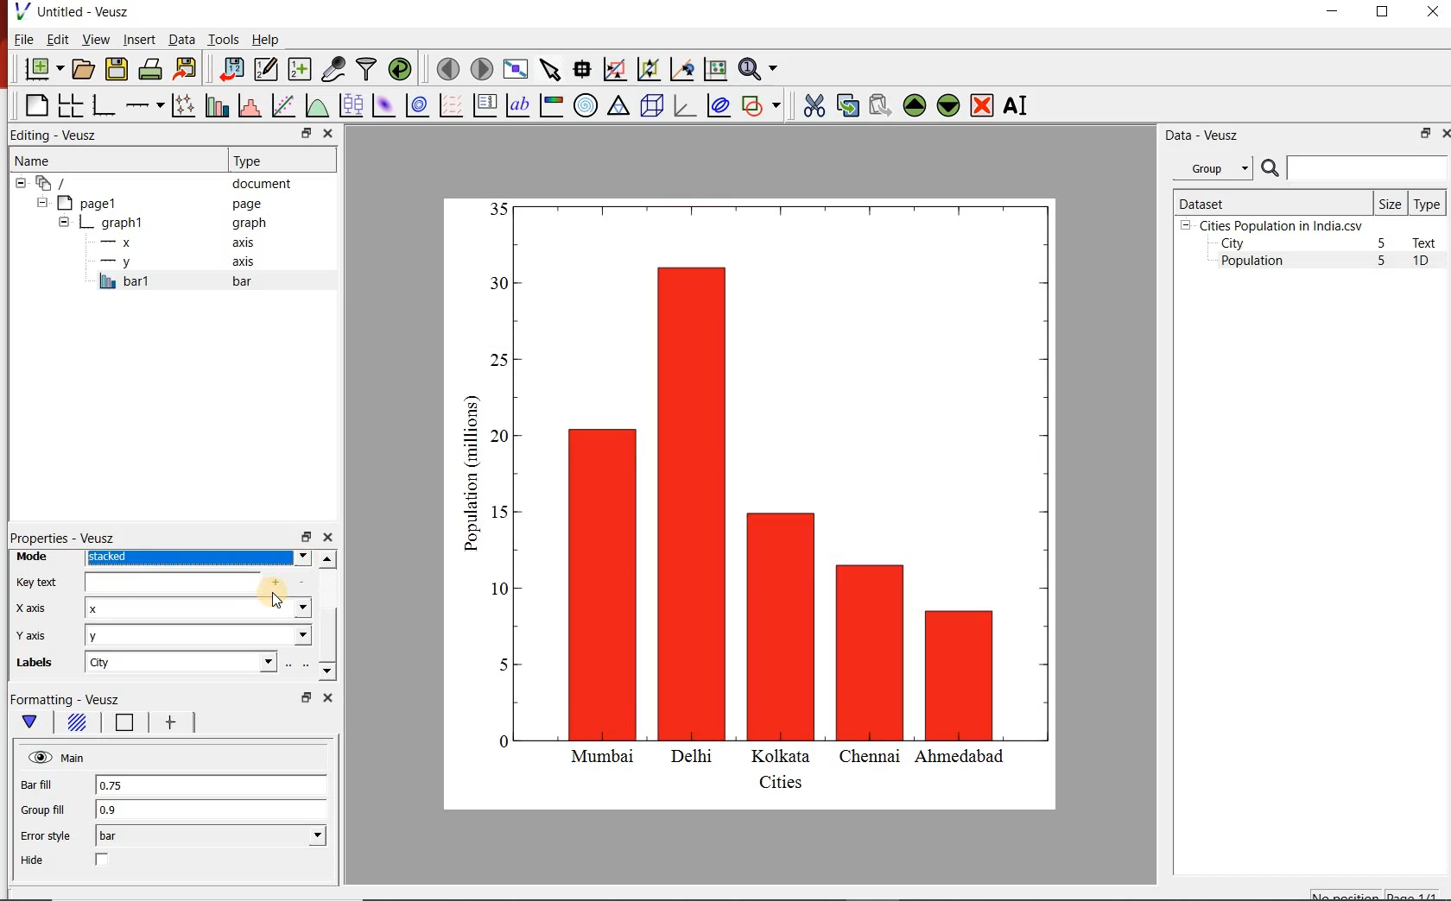  Describe the element at coordinates (1017, 105) in the screenshot. I see `renames the selected widget` at that location.